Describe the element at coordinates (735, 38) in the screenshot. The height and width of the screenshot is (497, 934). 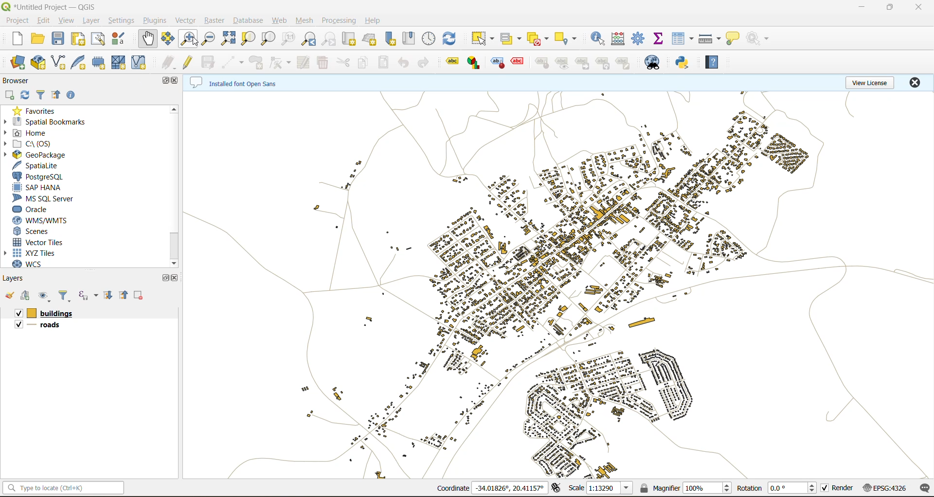
I see `show tips` at that location.